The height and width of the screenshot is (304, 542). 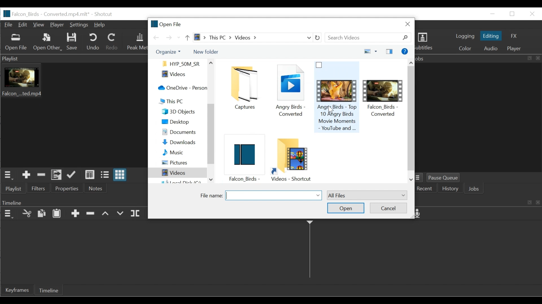 What do you see at coordinates (515, 49) in the screenshot?
I see `player` at bounding box center [515, 49].